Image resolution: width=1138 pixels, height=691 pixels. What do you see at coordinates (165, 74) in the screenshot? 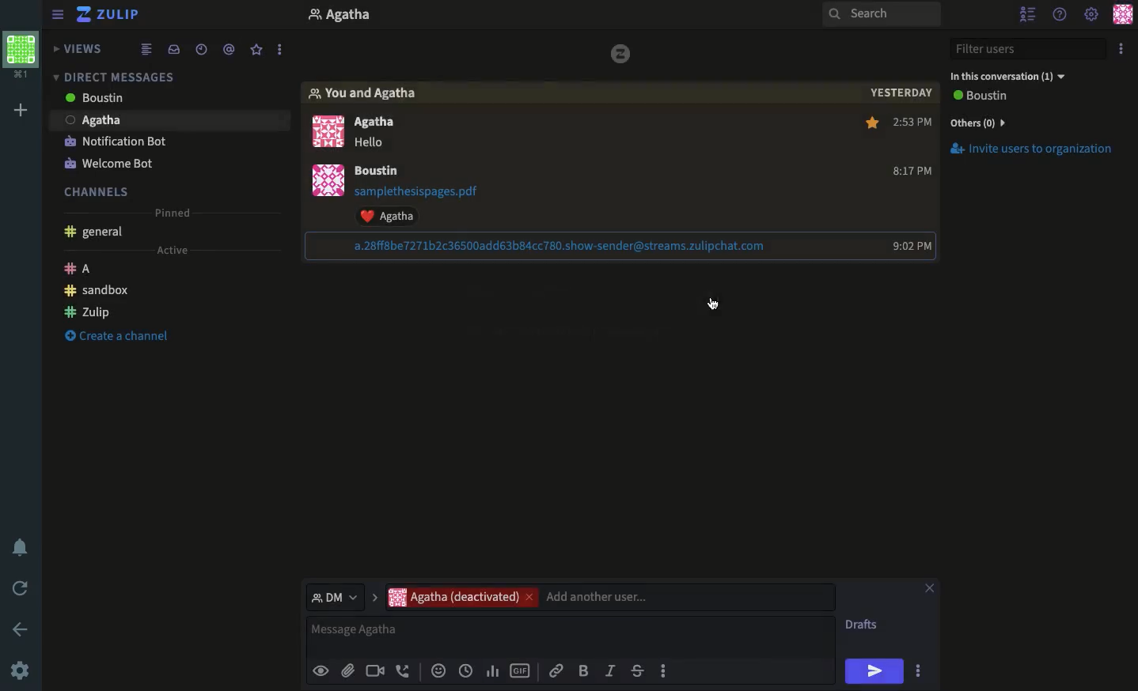
I see `Inbox` at bounding box center [165, 74].